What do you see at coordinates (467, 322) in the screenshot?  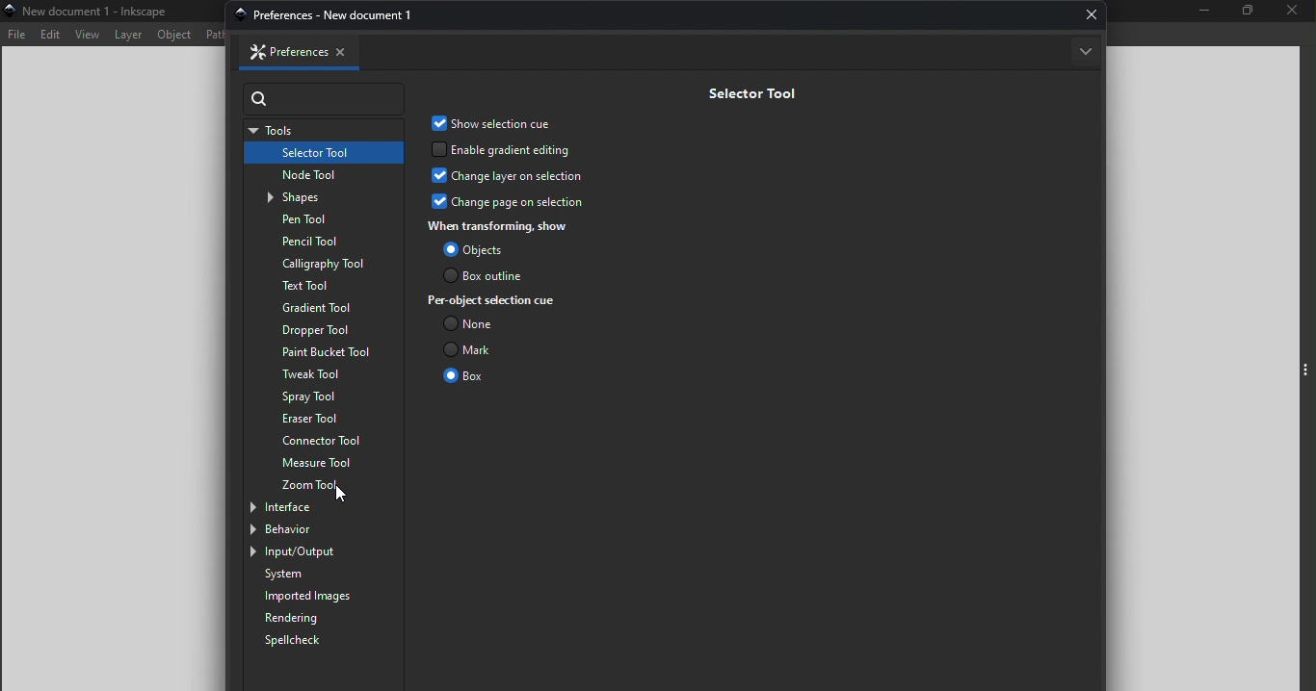 I see `None` at bounding box center [467, 322].